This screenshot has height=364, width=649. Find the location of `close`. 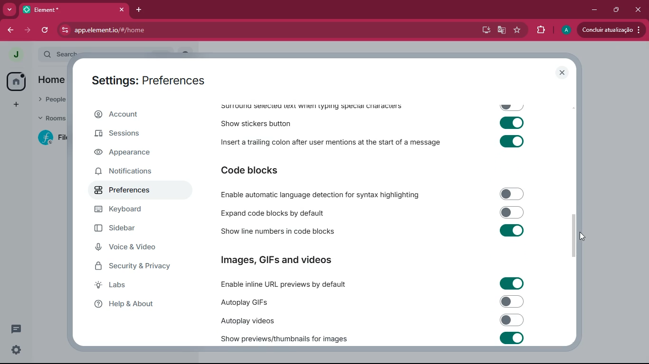

close is located at coordinates (562, 73).